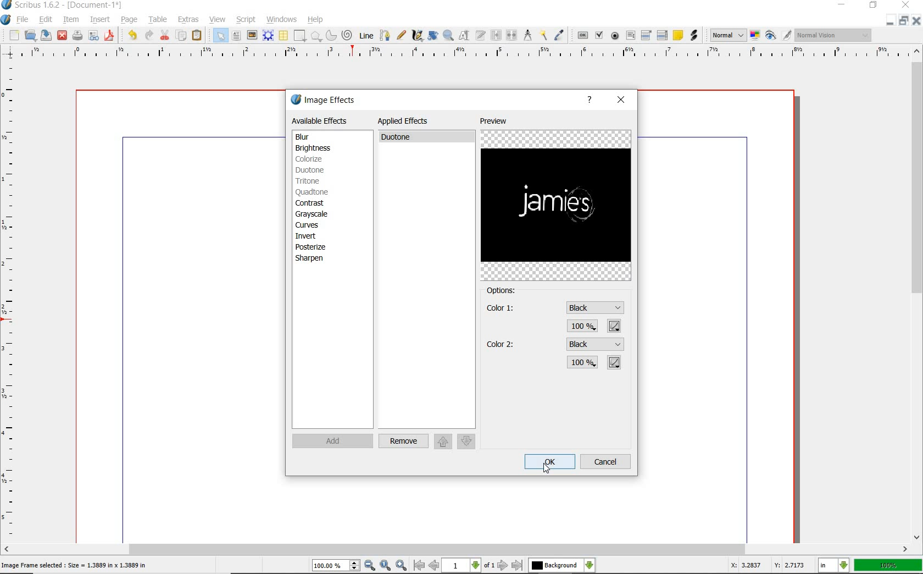 Image resolution: width=923 pixels, height=574 pixels. I want to click on close, so click(620, 101).